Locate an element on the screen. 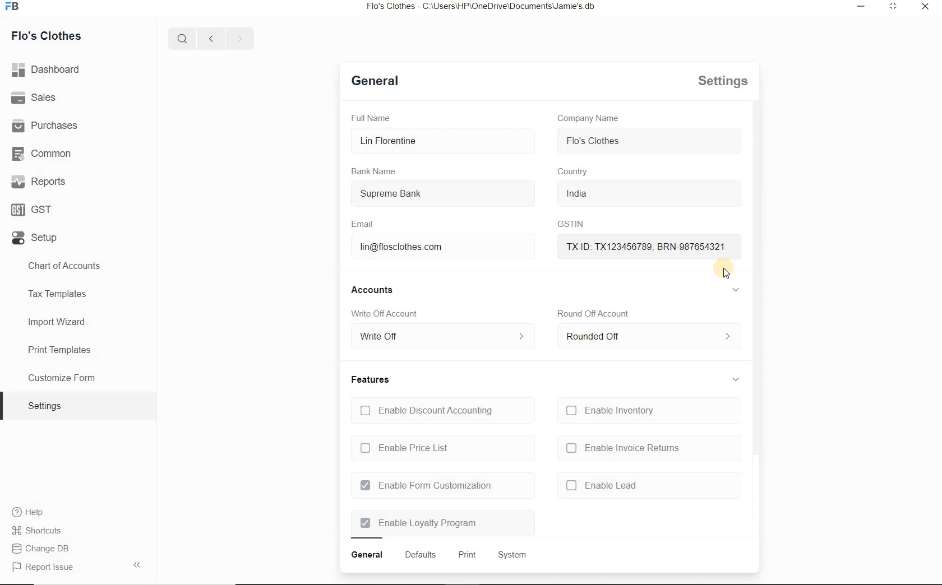  rounded off is located at coordinates (646, 339).